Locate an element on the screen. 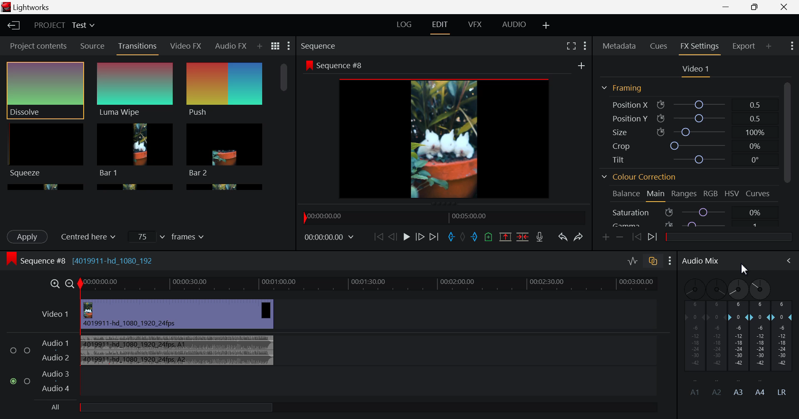 Image resolution: width=799 pixels, height=419 pixels. Sequence Preview Screen is located at coordinates (446, 131).